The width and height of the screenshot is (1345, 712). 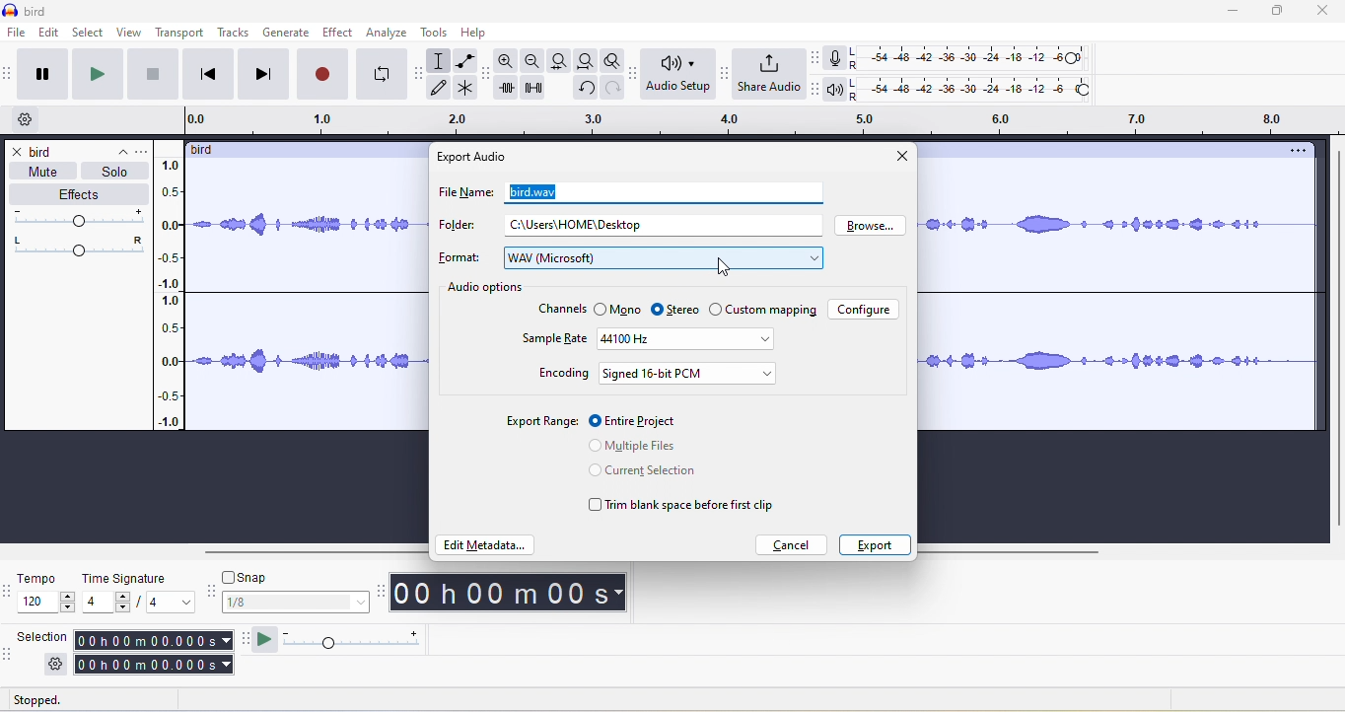 I want to click on export range, so click(x=539, y=420).